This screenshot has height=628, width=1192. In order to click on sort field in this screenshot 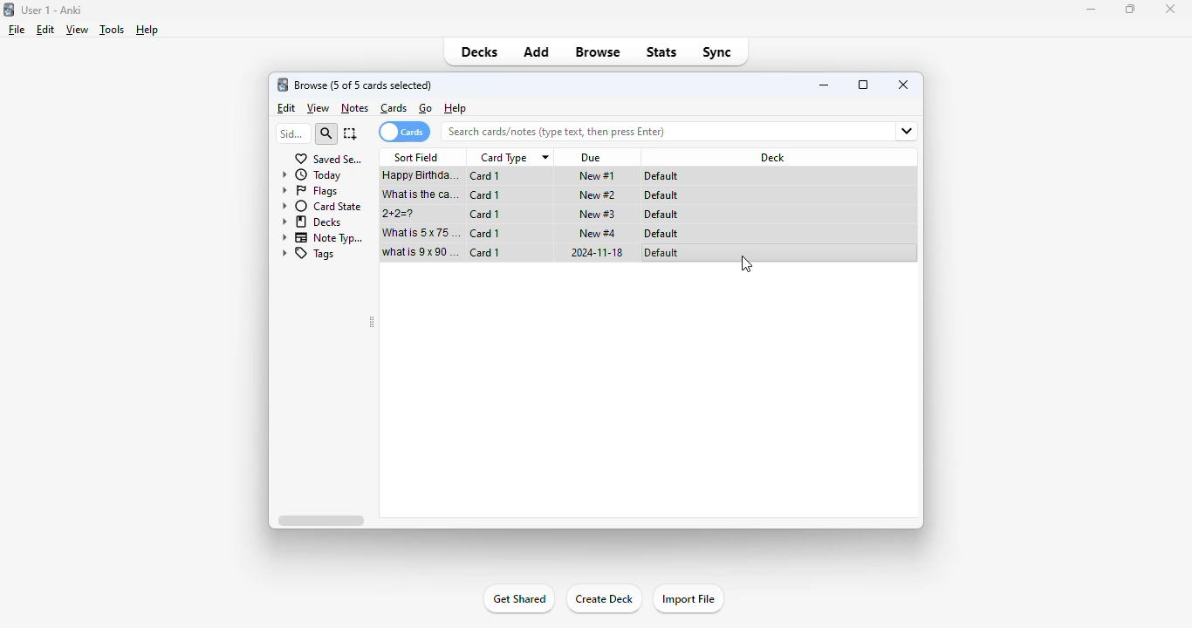, I will do `click(416, 157)`.